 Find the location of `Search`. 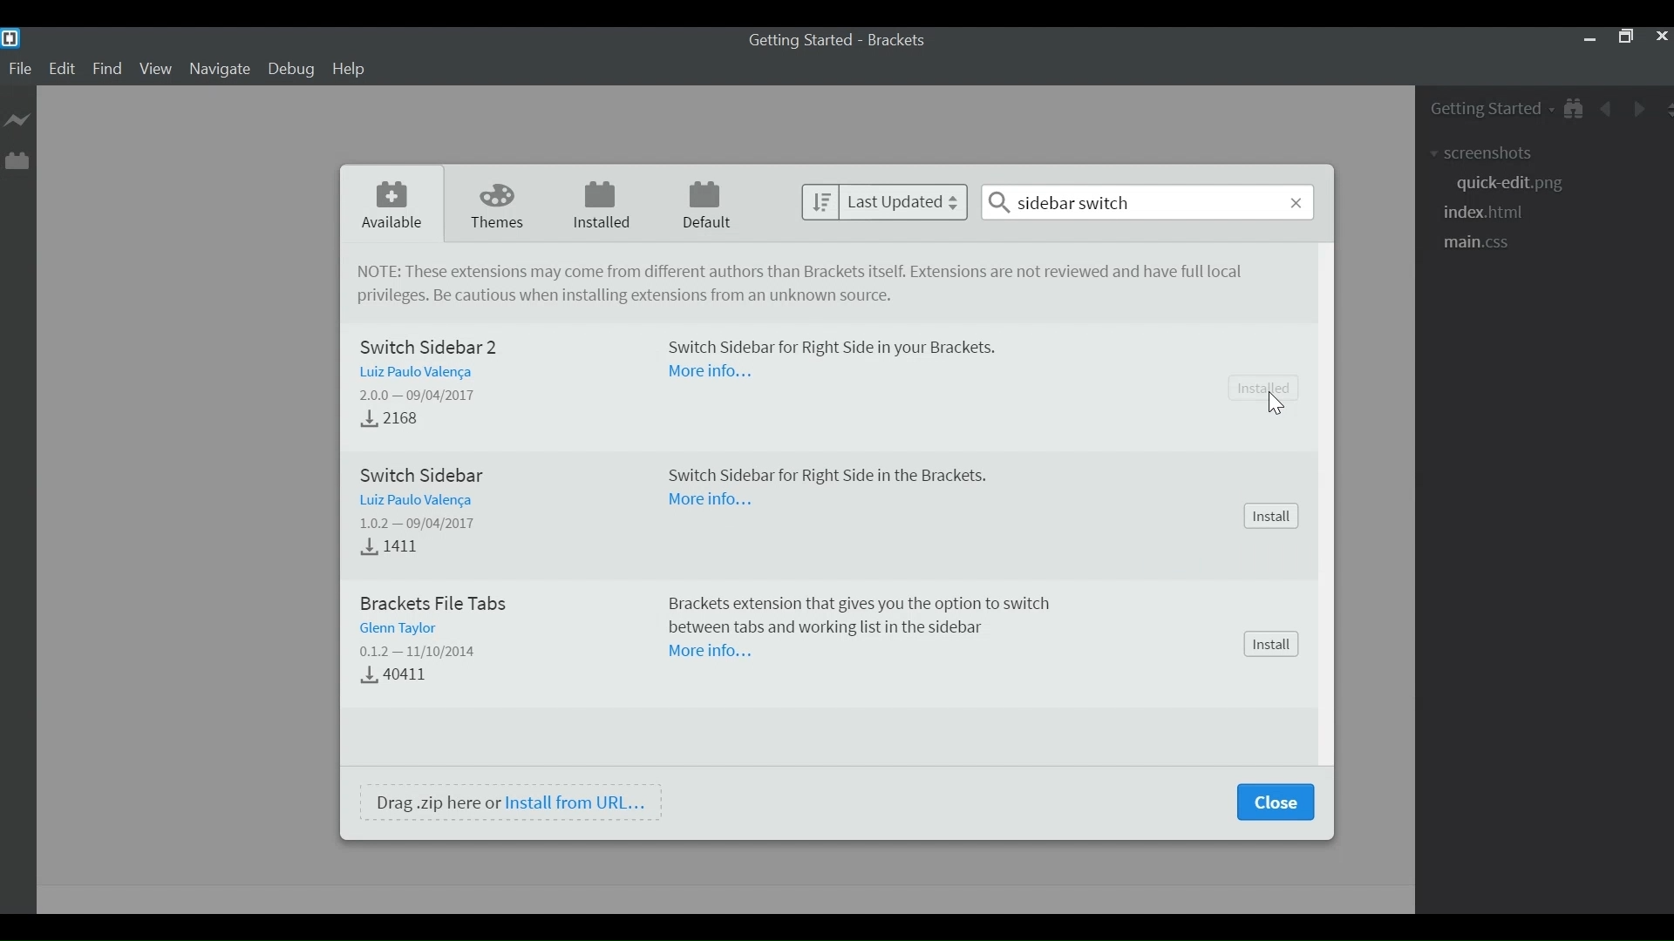

Search is located at coordinates (1147, 201).